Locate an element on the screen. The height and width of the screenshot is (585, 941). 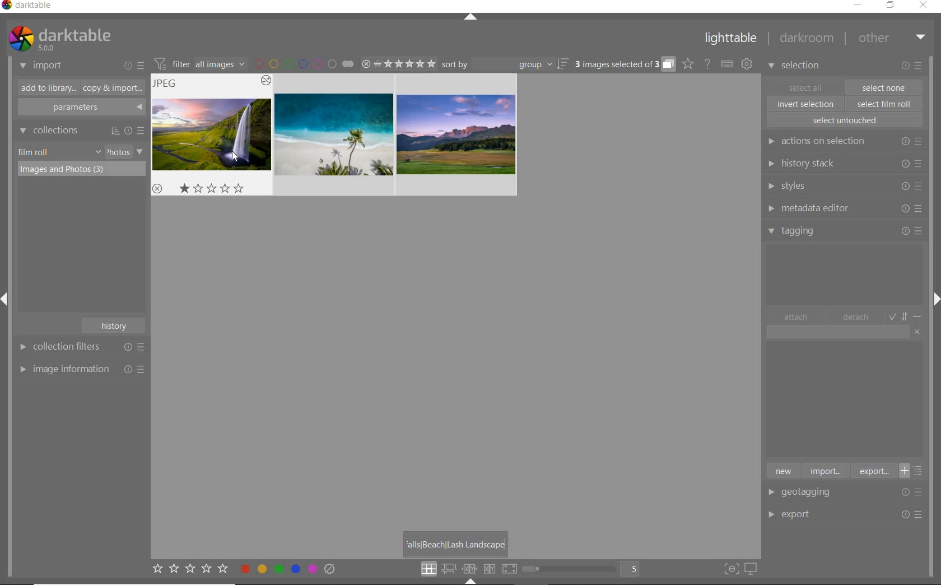
clear entry is located at coordinates (917, 331).